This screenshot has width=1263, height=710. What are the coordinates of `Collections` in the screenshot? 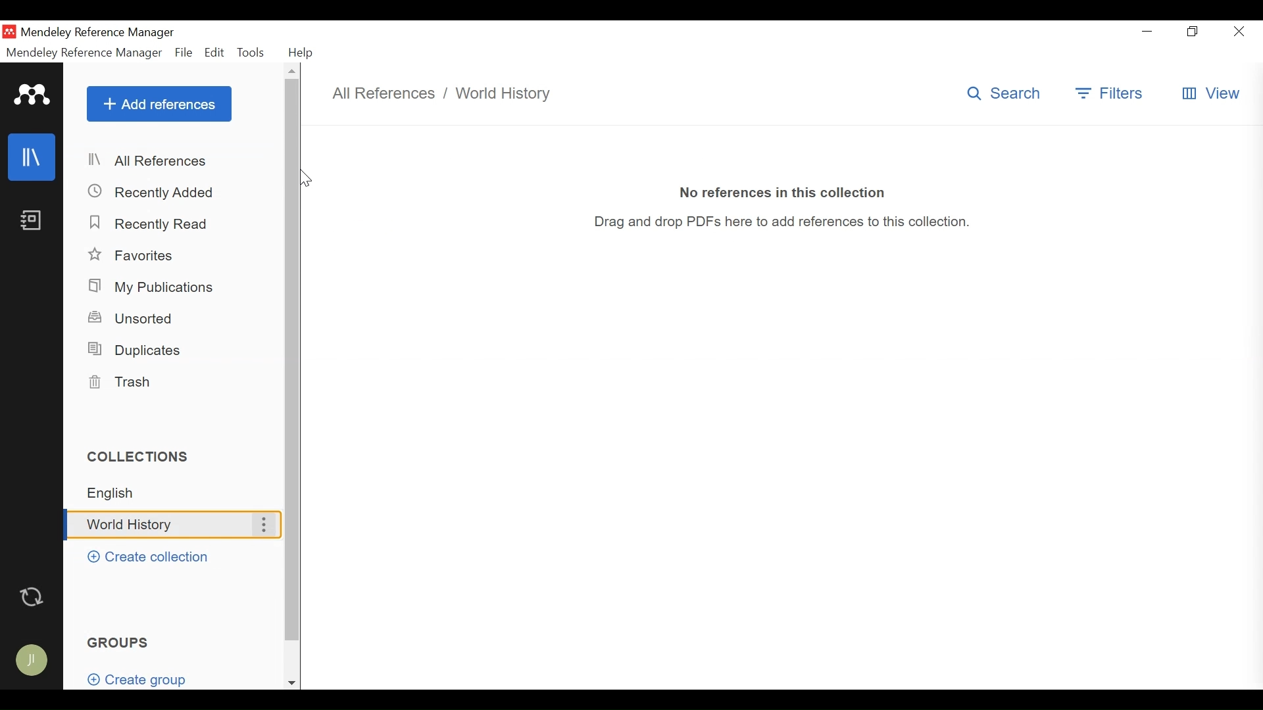 It's located at (144, 456).